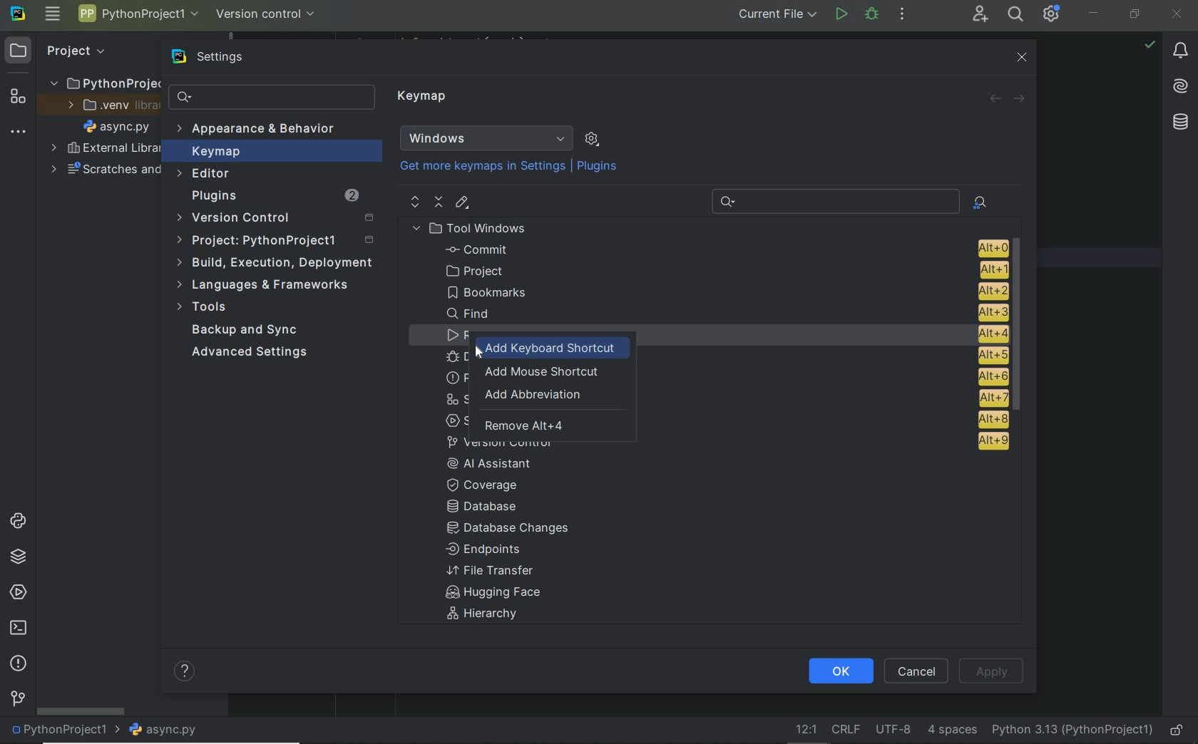 The image size is (1198, 744). Describe the element at coordinates (894, 730) in the screenshot. I see `File Encoding` at that location.